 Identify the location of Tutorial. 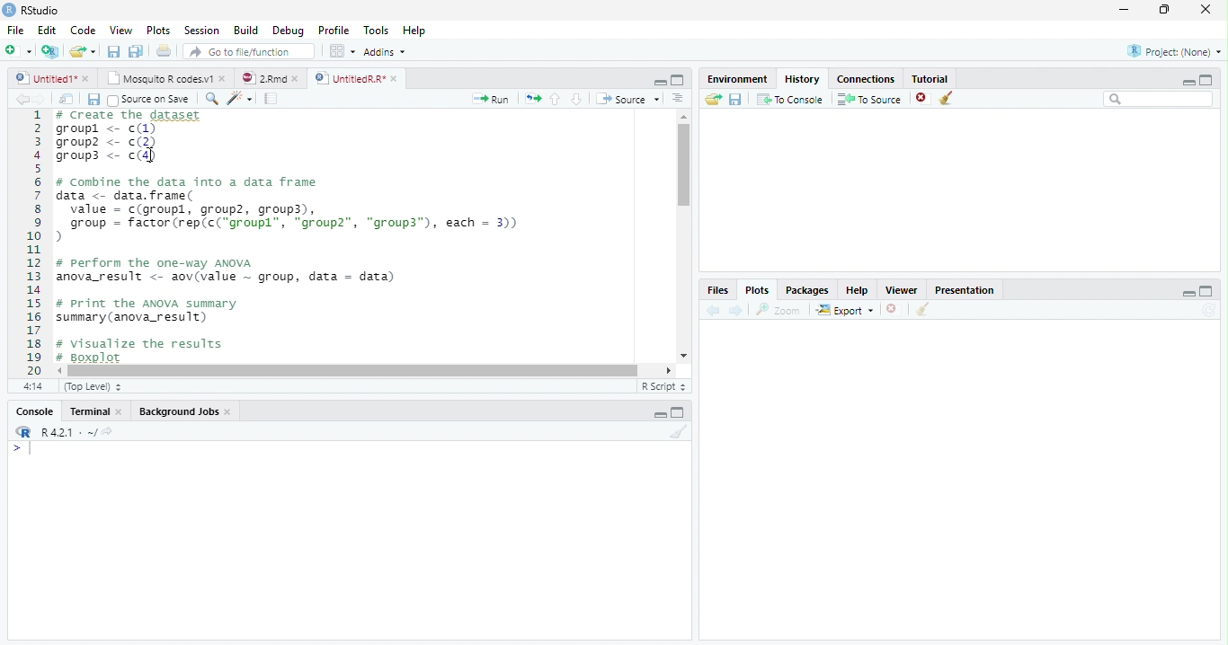
(931, 77).